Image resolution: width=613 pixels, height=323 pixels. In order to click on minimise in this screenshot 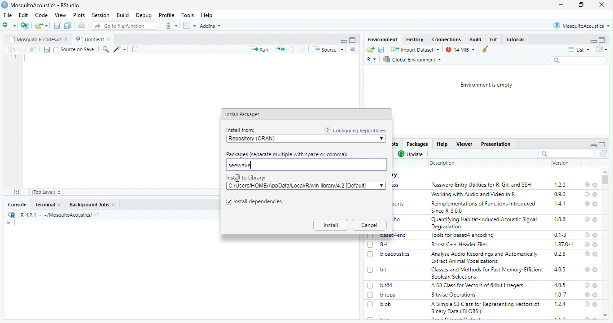, I will do `click(345, 41)`.